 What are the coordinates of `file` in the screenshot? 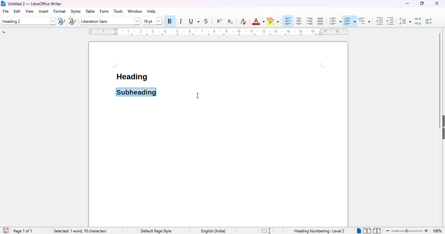 It's located at (6, 11).